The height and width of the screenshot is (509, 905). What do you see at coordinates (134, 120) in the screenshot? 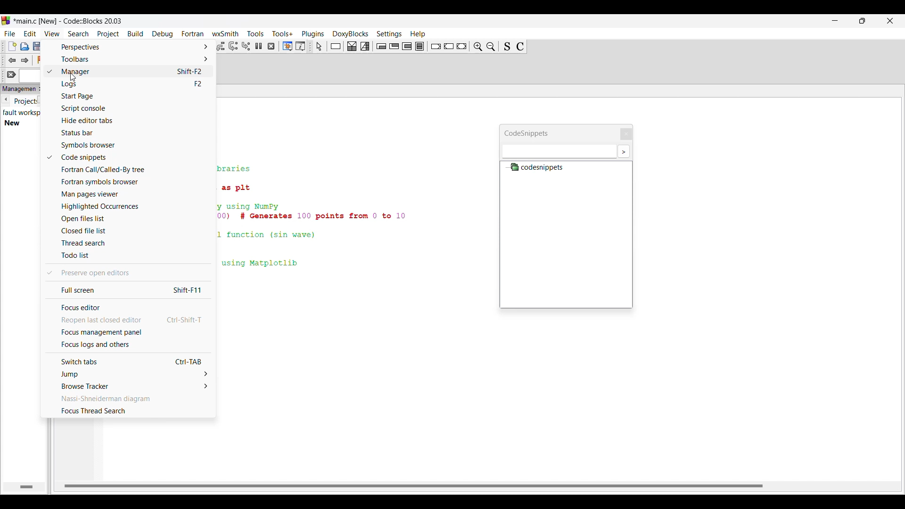
I see `Hide editor tabs` at bounding box center [134, 120].